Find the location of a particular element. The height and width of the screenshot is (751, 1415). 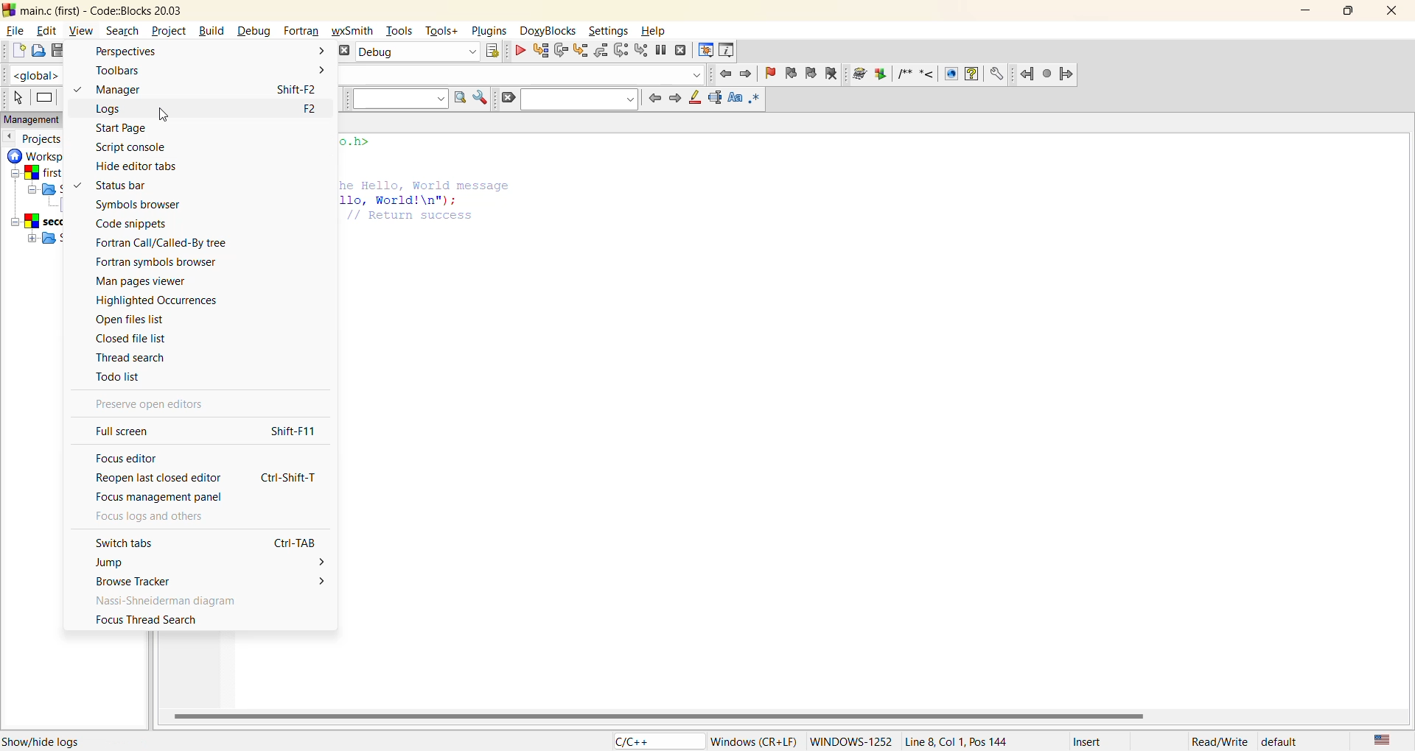

open files list is located at coordinates (137, 320).